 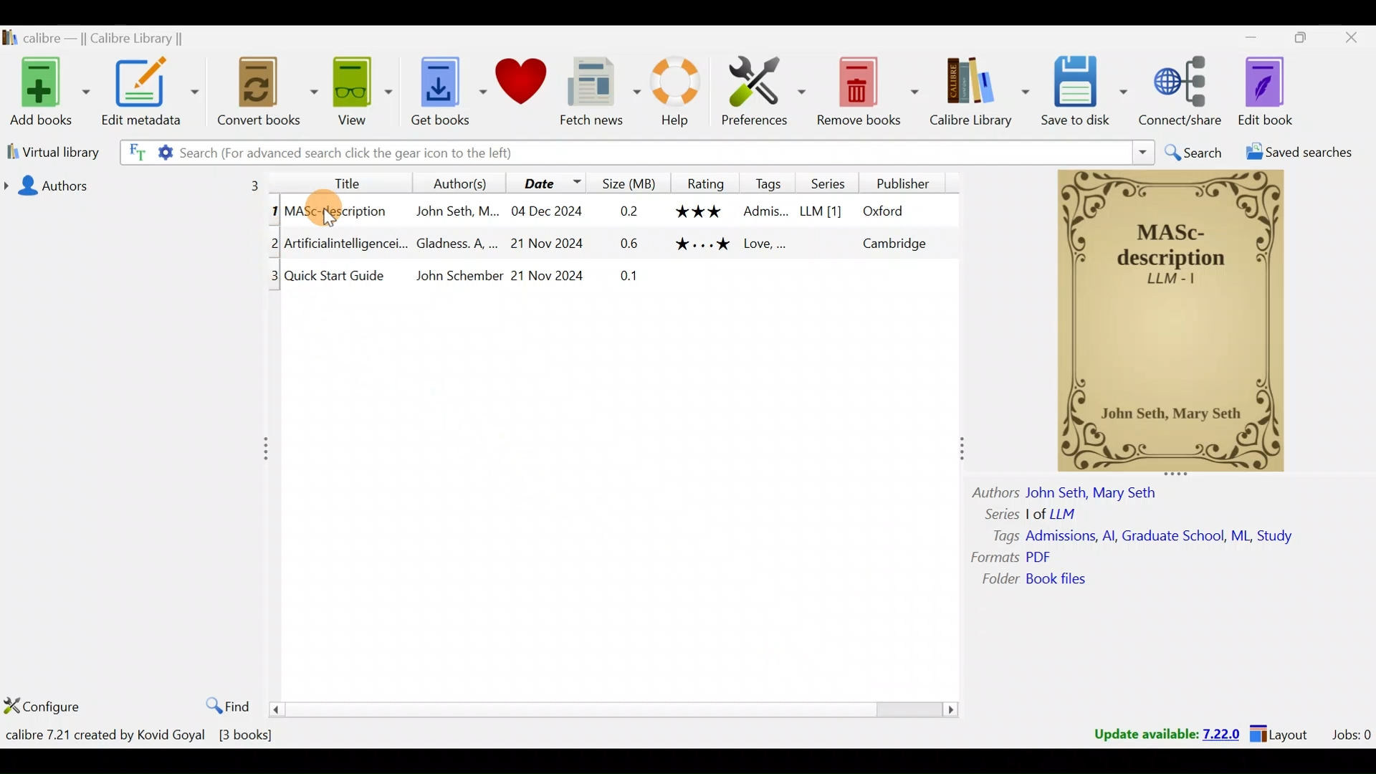 What do you see at coordinates (1349, 737) in the screenshot?
I see `Jobs` at bounding box center [1349, 737].